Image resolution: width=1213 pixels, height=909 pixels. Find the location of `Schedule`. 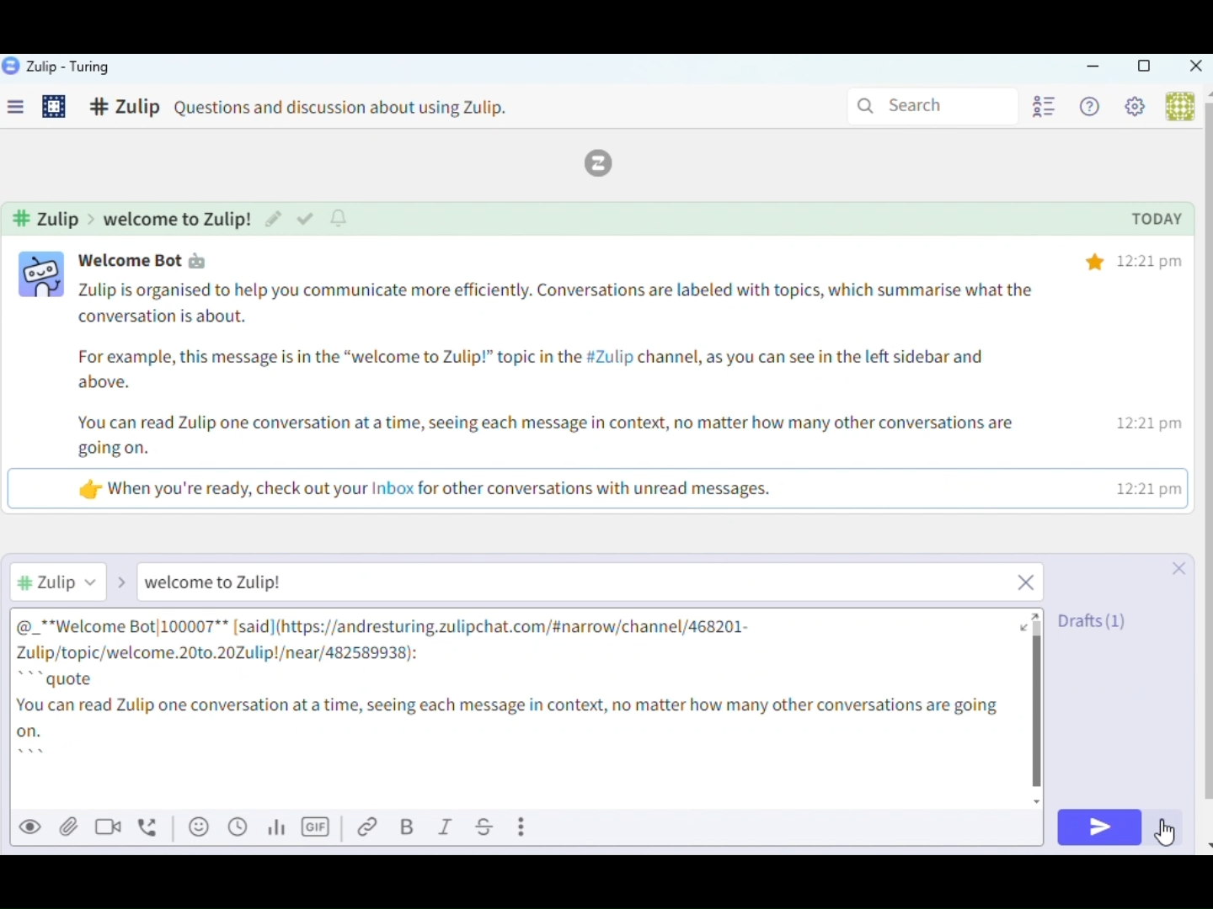

Schedule is located at coordinates (238, 827).